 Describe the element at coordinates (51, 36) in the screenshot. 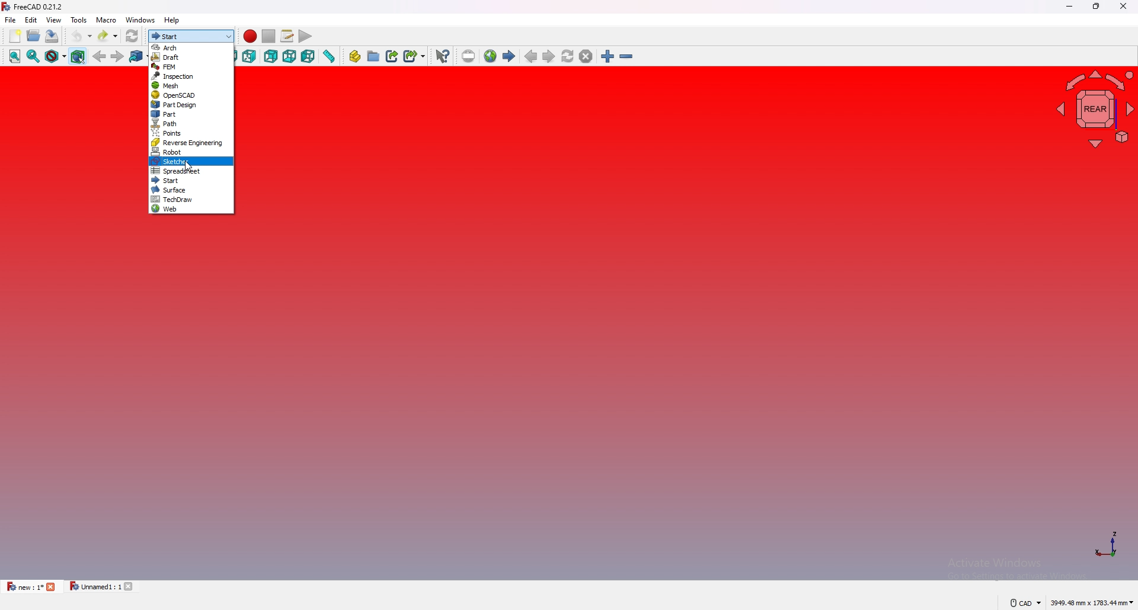

I see `save` at that location.